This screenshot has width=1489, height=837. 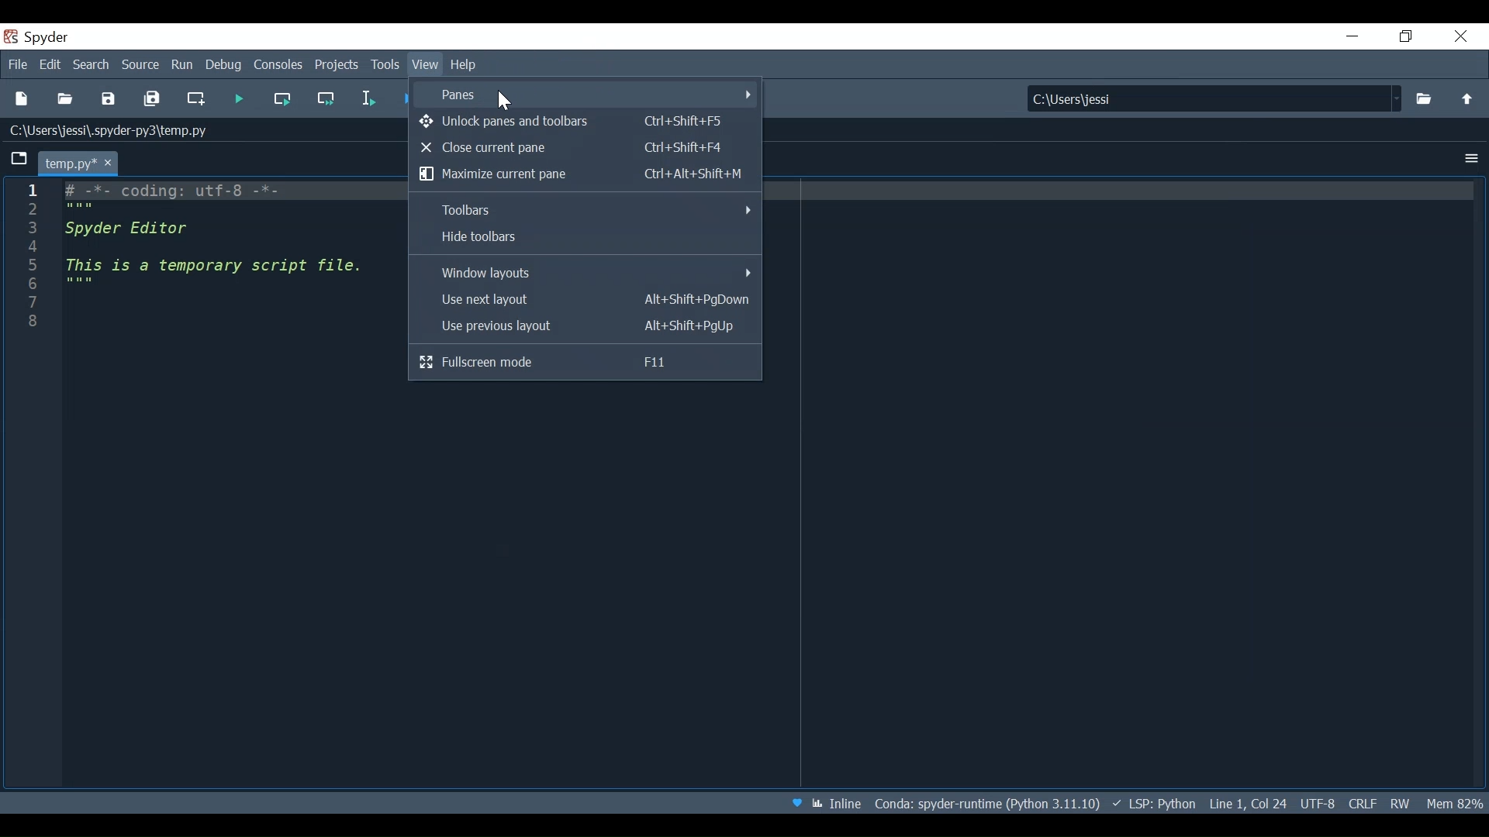 I want to click on Debug, so click(x=224, y=65).